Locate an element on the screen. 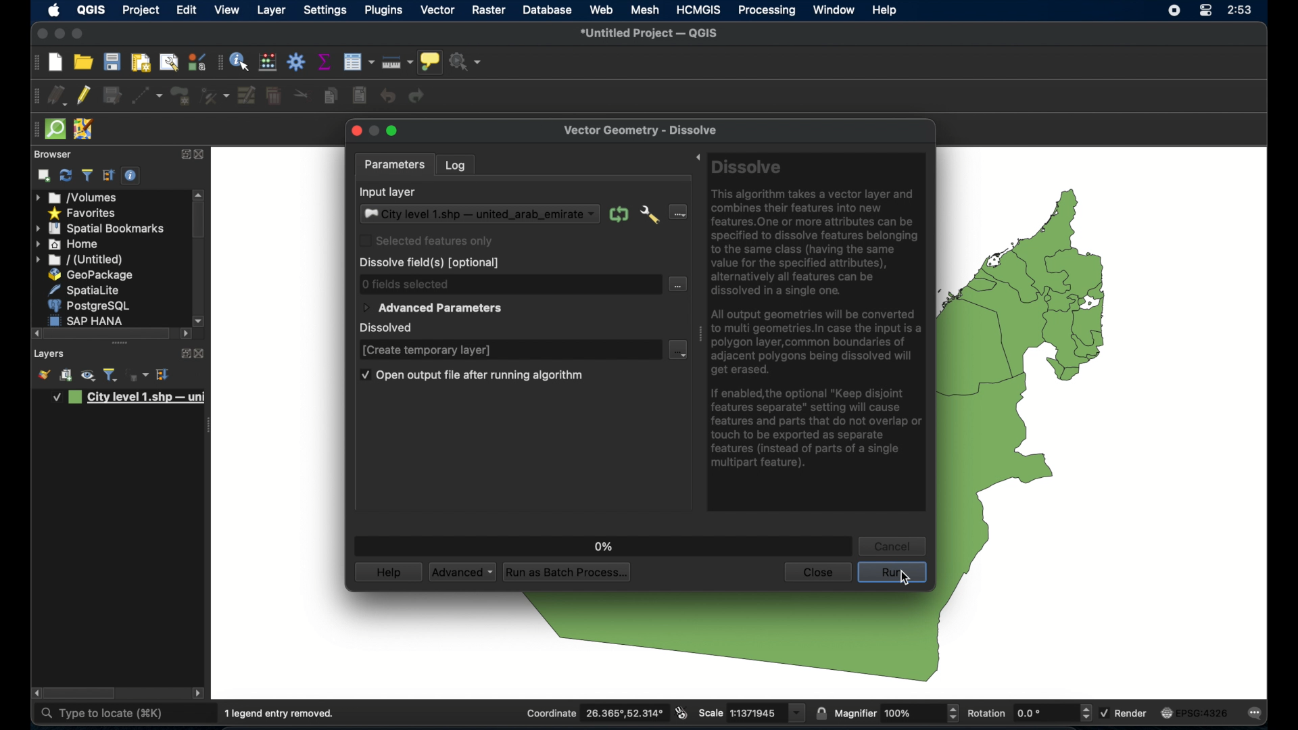 This screenshot has width=1298, height=730. [createtemporary layer] is located at coordinates (427, 351).